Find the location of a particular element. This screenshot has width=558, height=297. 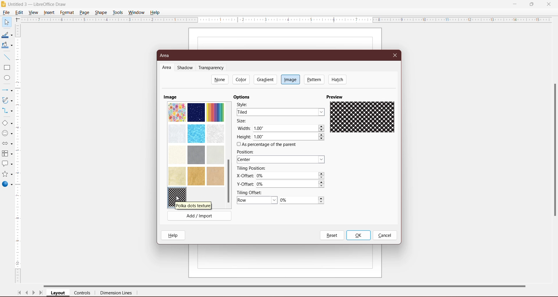

Hatch is located at coordinates (338, 79).